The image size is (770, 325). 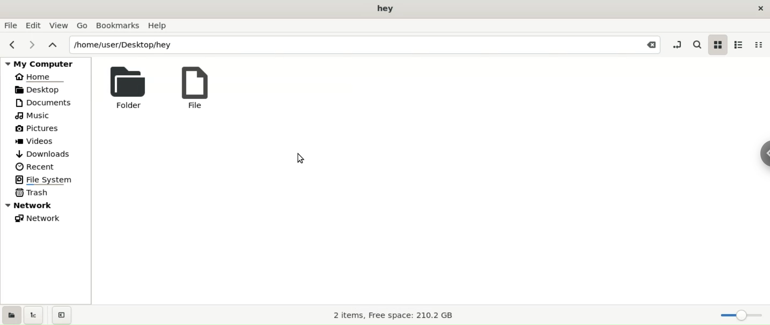 I want to click on hey, so click(x=388, y=8).